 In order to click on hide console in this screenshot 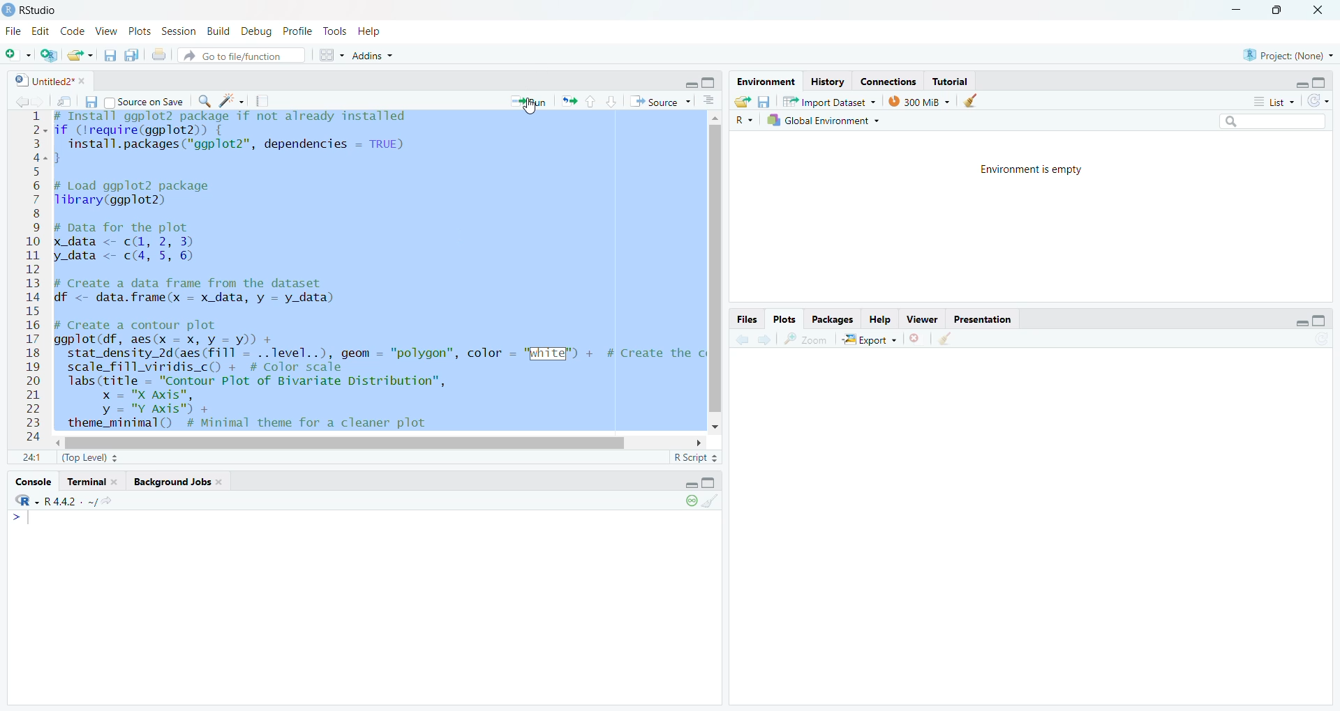, I will do `click(713, 484)`.